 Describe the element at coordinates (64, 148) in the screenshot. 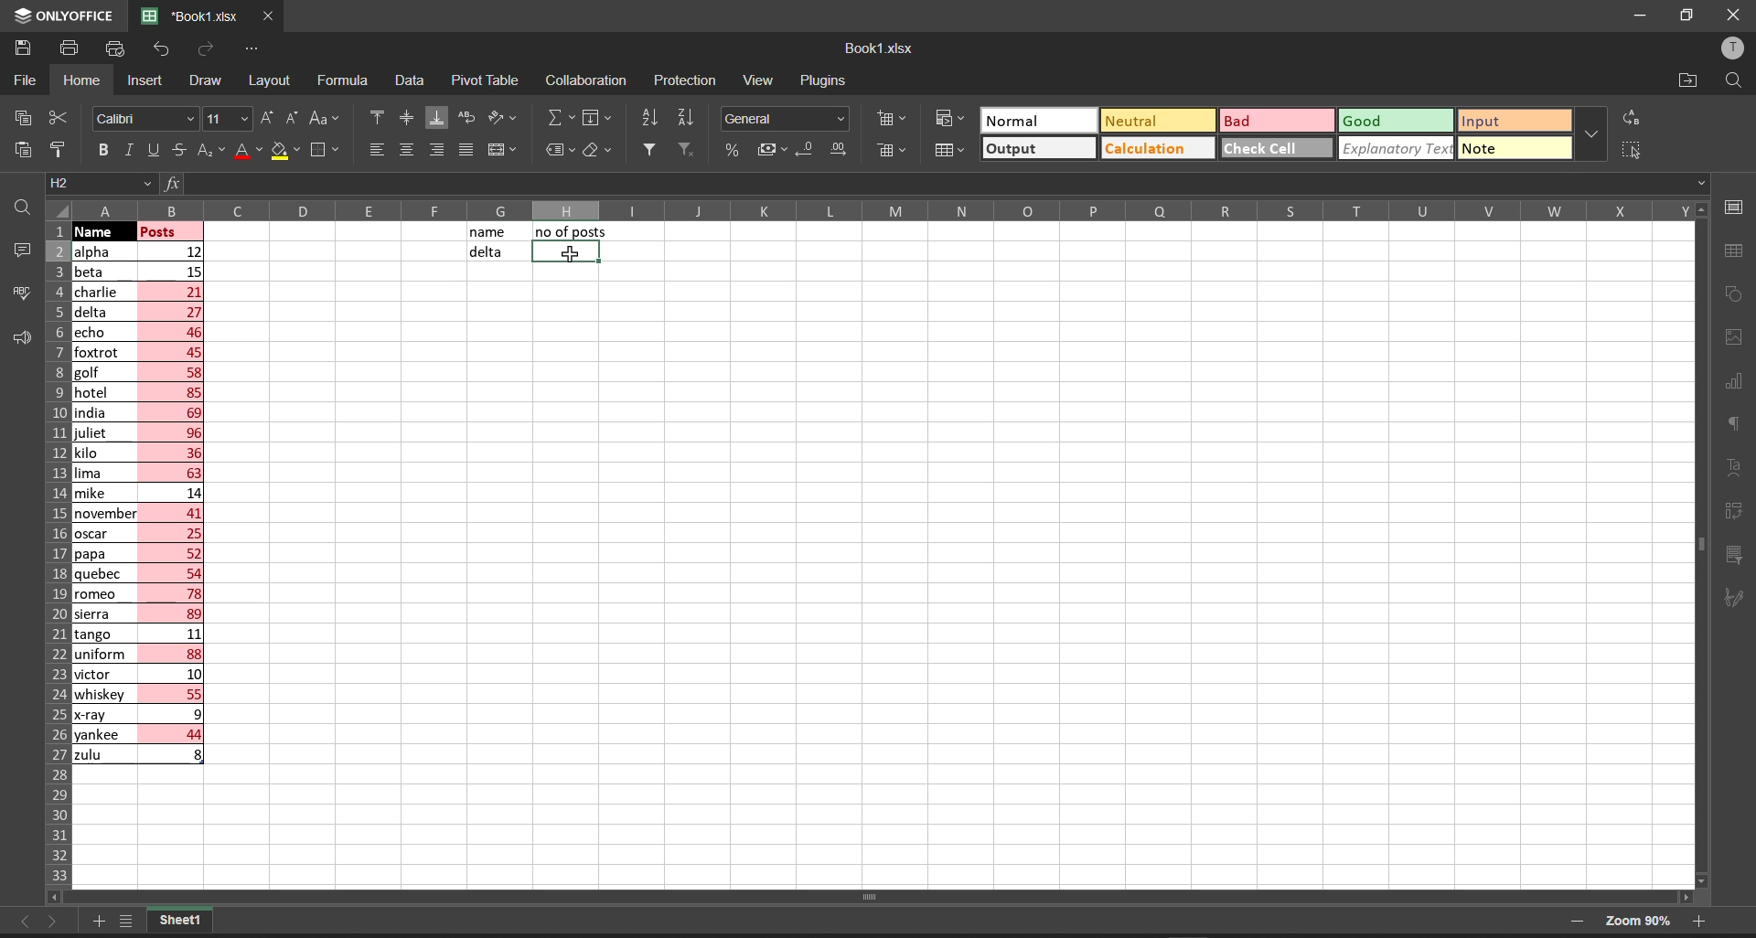

I see `copy style` at that location.